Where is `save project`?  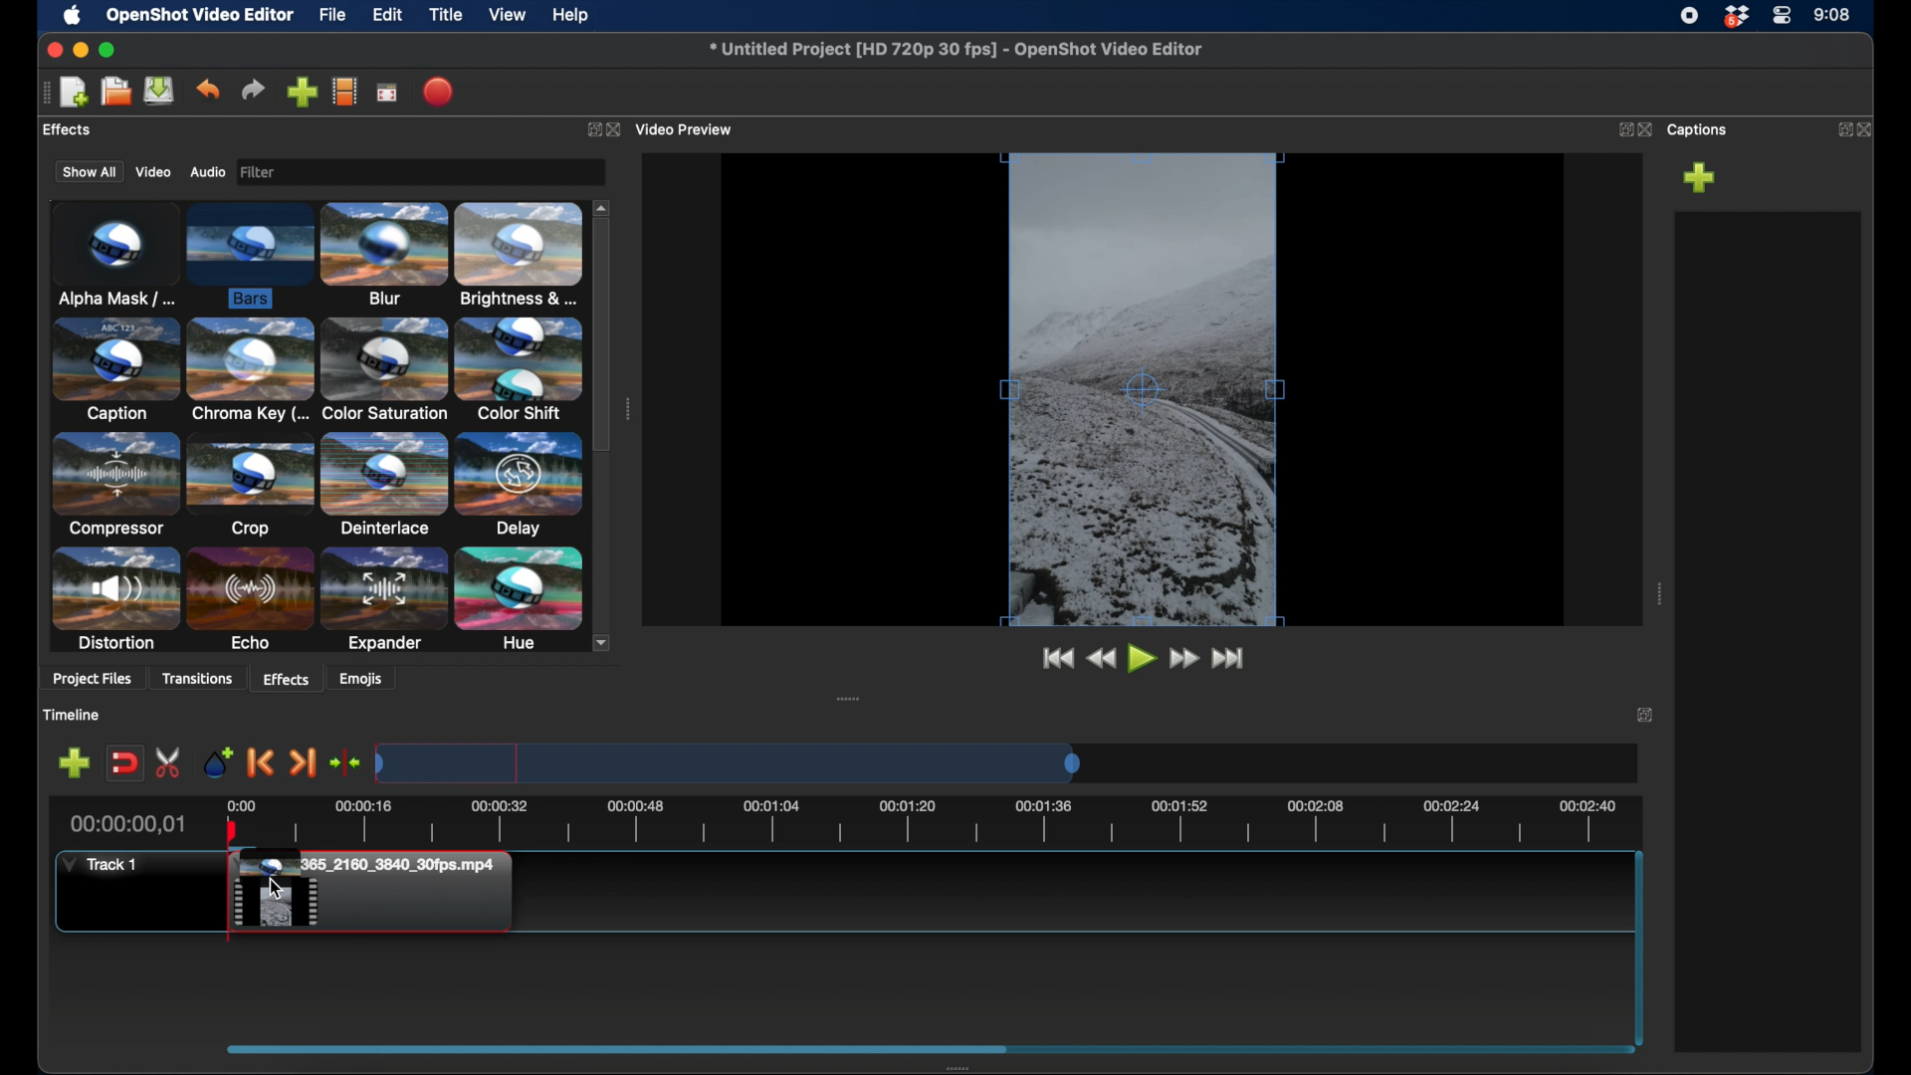
save project is located at coordinates (160, 92).